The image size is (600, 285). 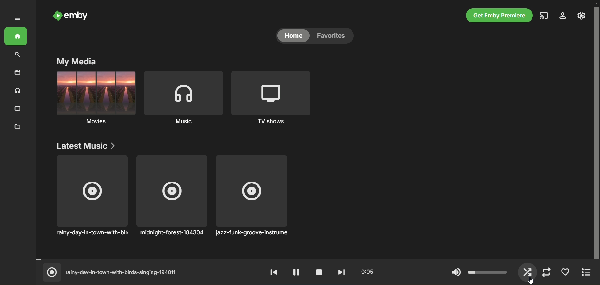 I want to click on play on another device, so click(x=545, y=16).